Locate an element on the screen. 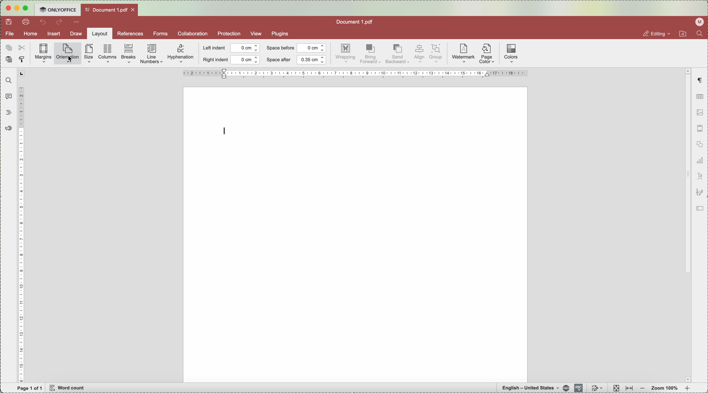 This screenshot has width=708, height=393. bring foward is located at coordinates (371, 54).